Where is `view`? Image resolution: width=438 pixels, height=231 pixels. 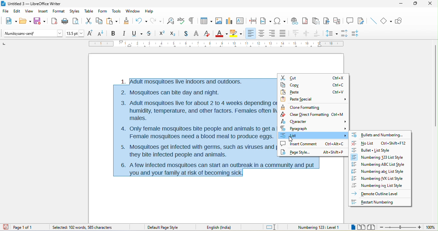
view is located at coordinates (30, 12).